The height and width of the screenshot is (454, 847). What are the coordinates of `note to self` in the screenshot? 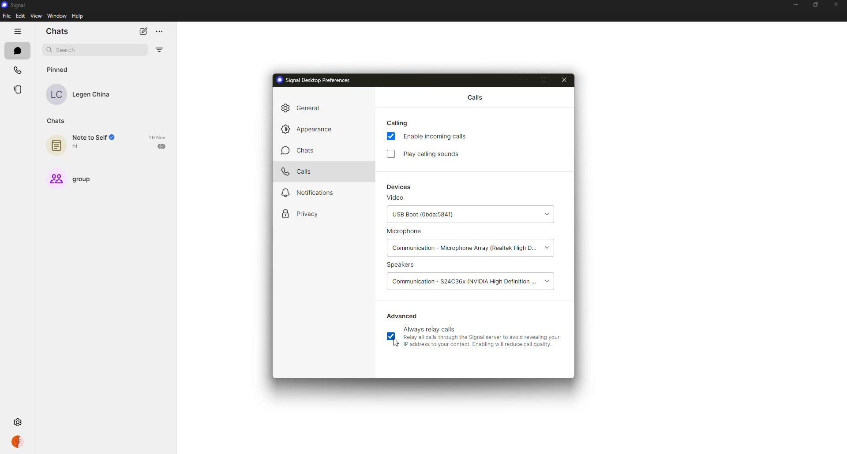 It's located at (94, 138).